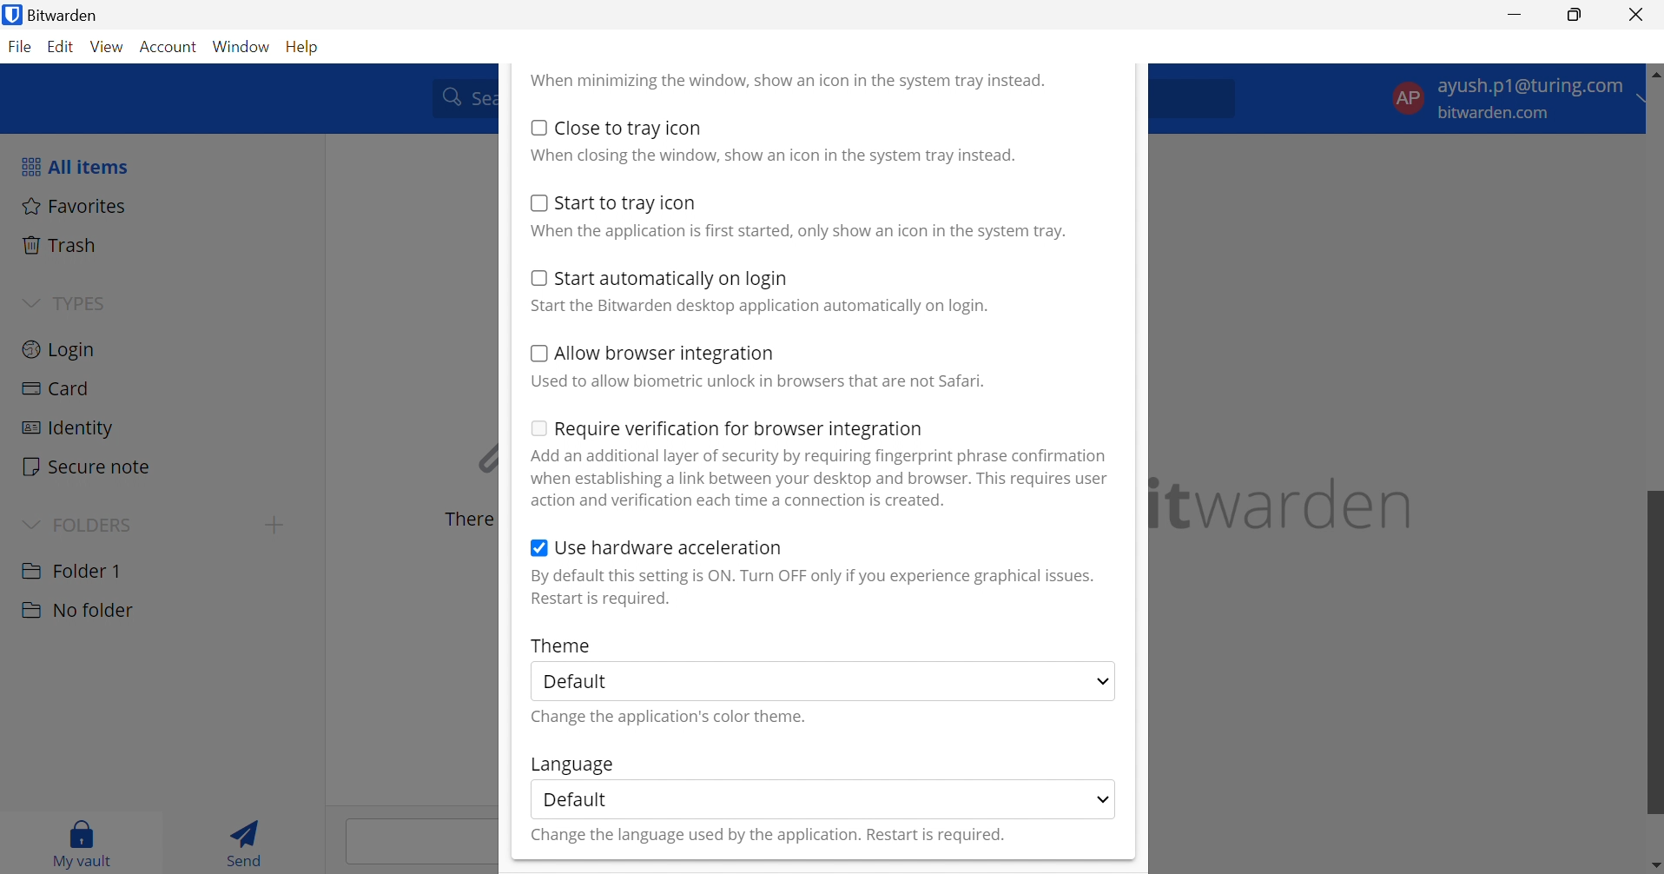 Image resolution: width=1664 pixels, height=874 pixels. I want to click on bitwarden.com, so click(1498, 114).